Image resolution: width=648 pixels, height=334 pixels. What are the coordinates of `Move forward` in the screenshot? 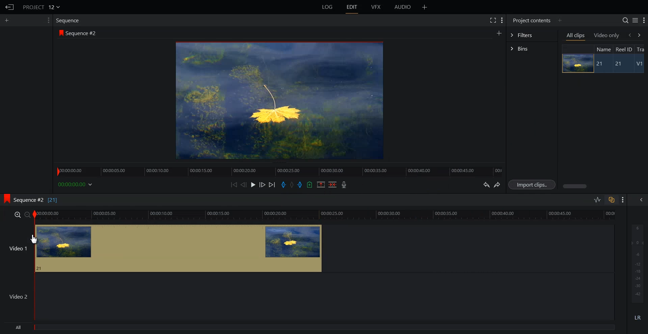 It's located at (272, 185).